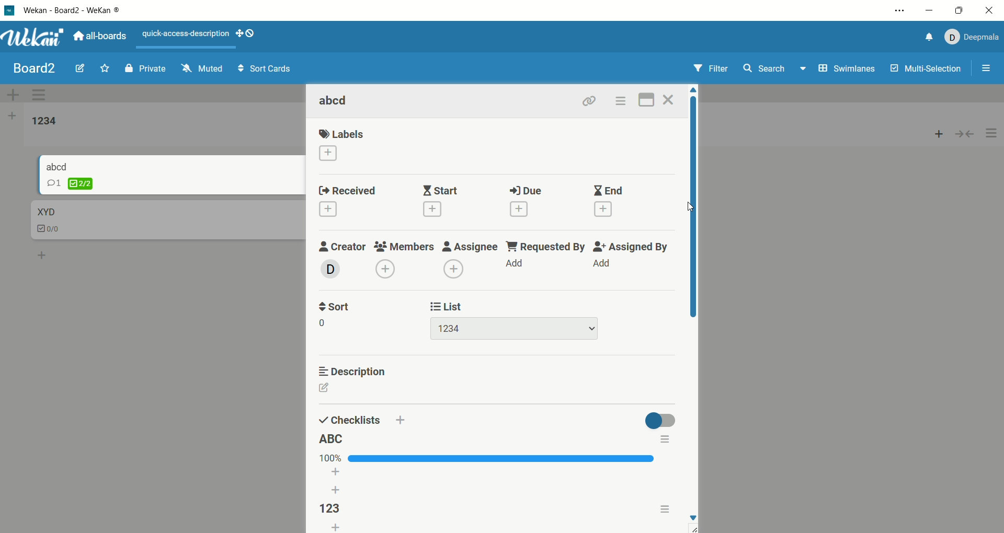 The height and width of the screenshot is (533, 1004). Describe the element at coordinates (448, 306) in the screenshot. I see `list` at that location.